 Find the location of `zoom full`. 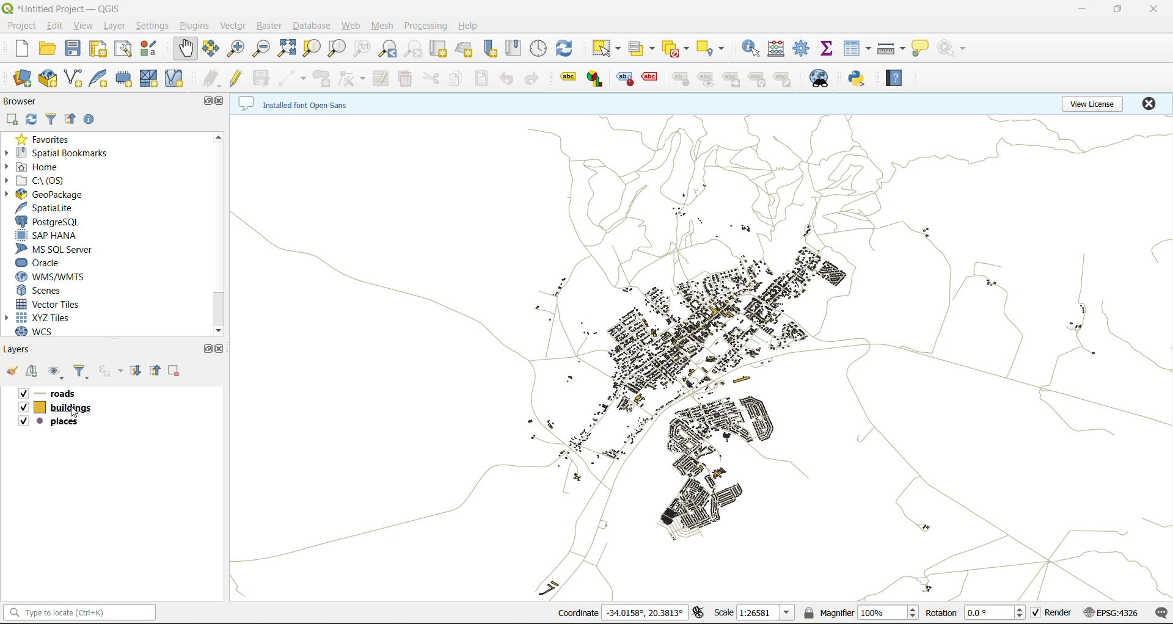

zoom full is located at coordinates (289, 49).